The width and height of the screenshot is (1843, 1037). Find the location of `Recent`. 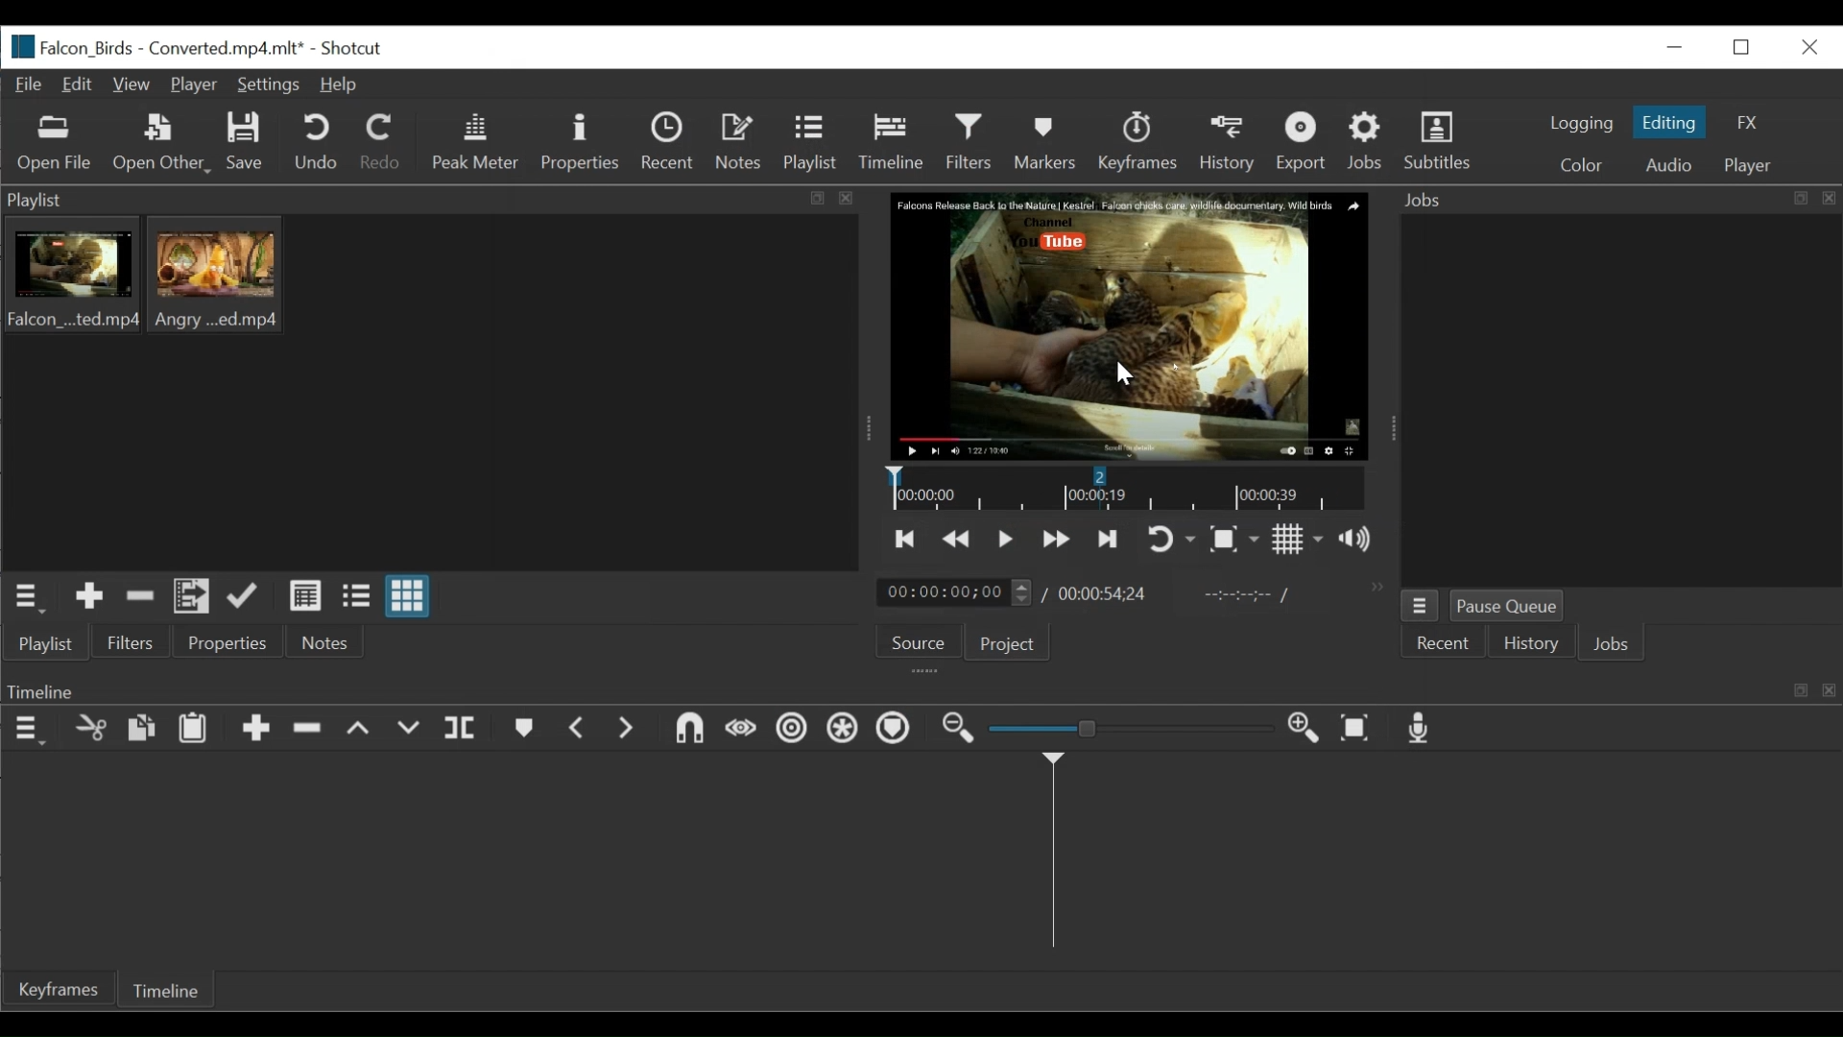

Recent is located at coordinates (1439, 645).